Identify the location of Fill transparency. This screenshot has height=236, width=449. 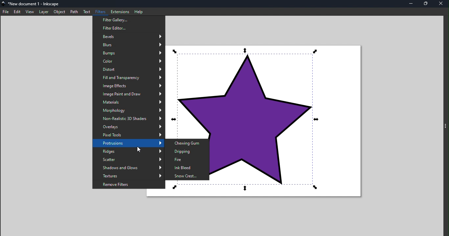
(129, 78).